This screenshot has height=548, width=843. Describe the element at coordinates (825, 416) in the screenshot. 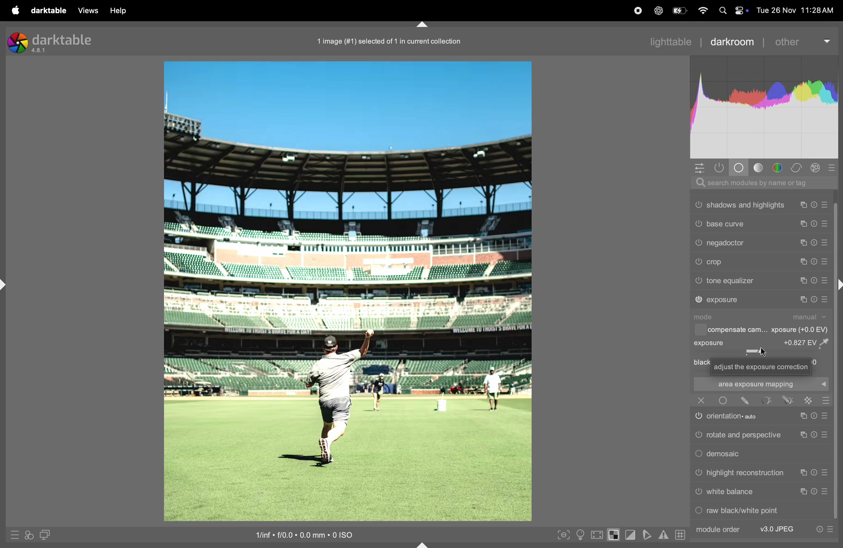

I see `Preset` at that location.